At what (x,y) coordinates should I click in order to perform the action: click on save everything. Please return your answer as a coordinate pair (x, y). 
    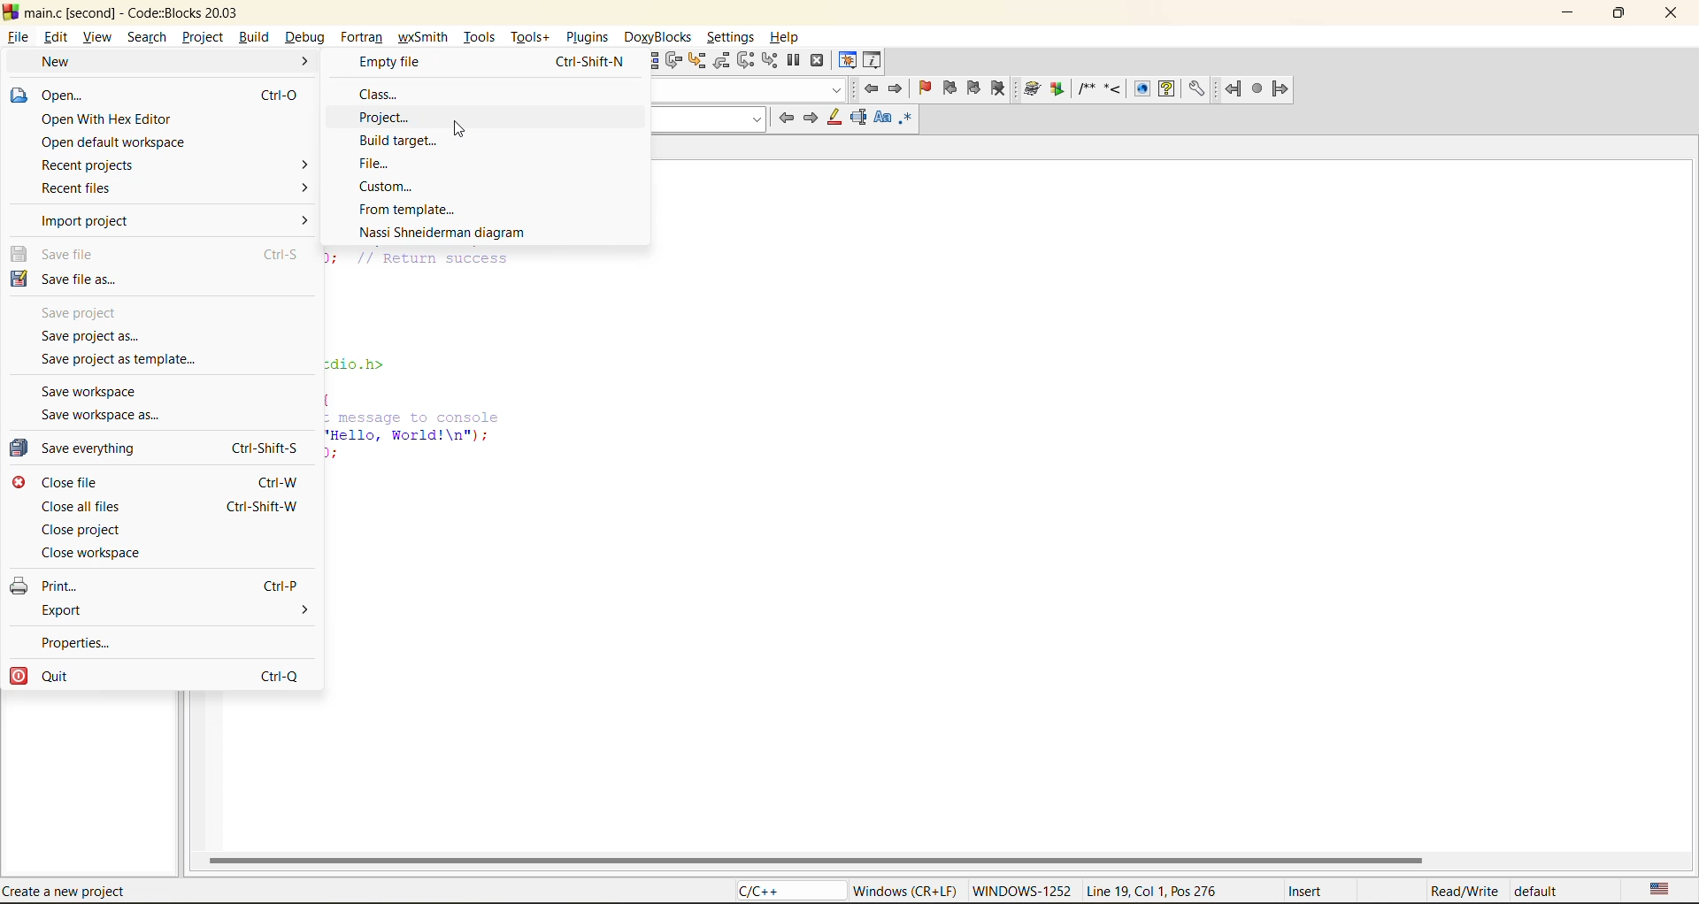
    Looking at the image, I should click on (84, 449).